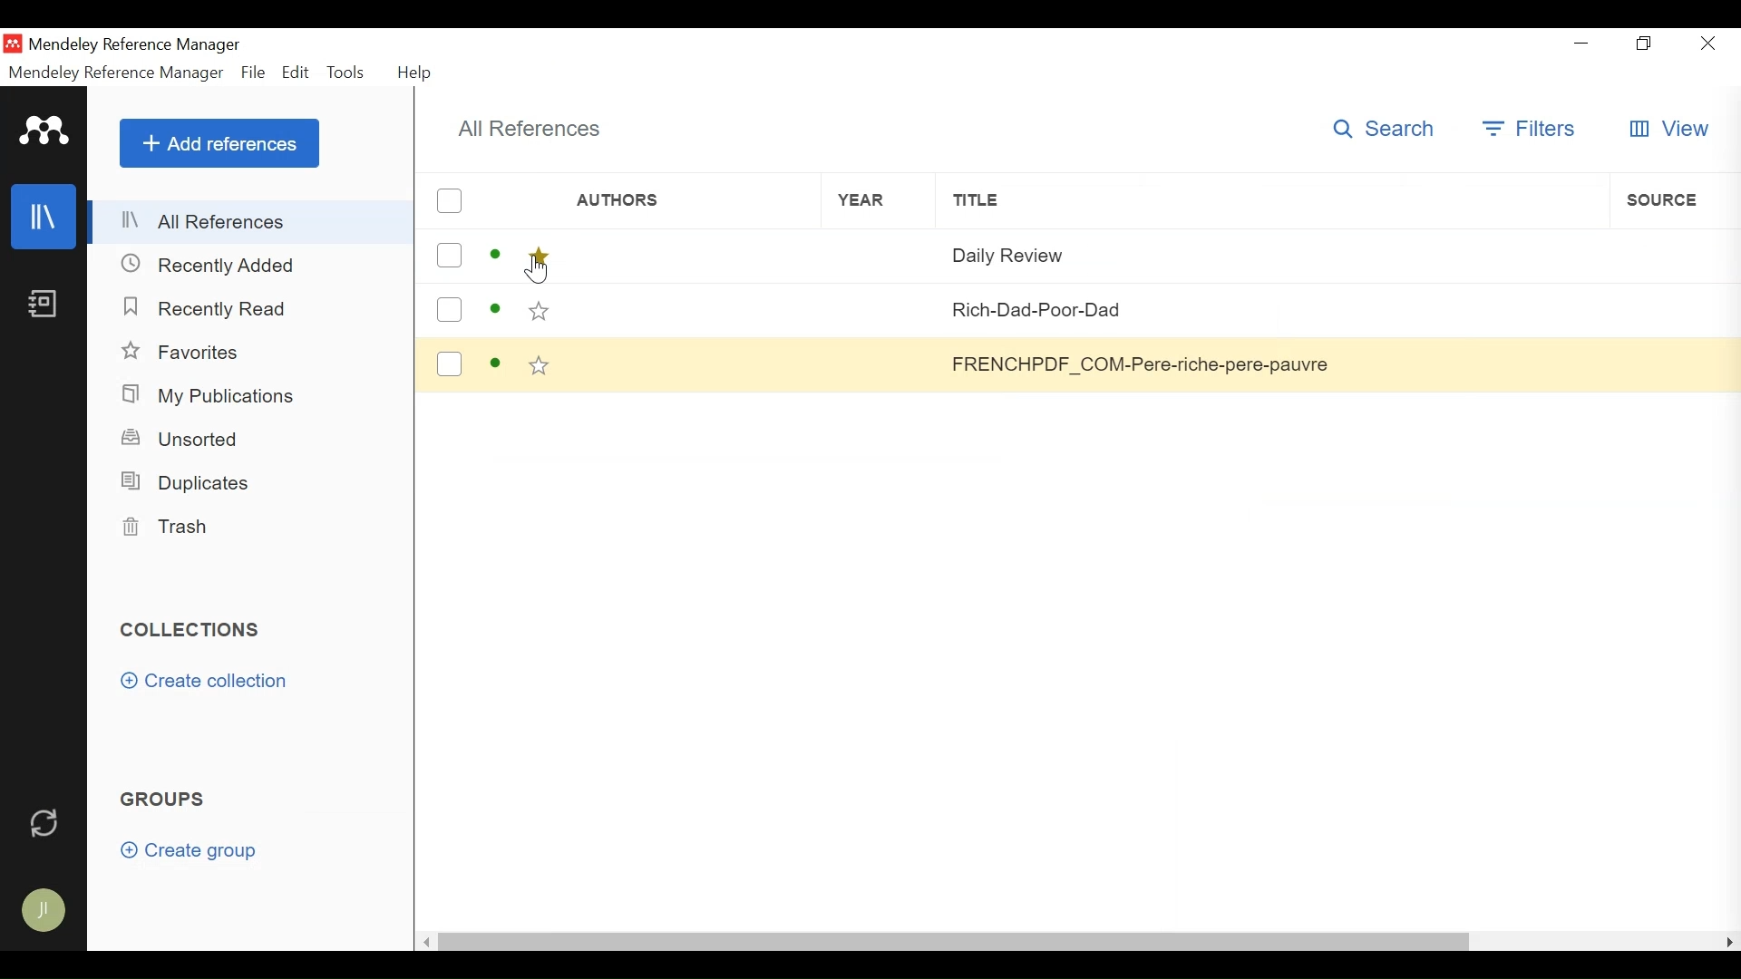 The image size is (1741, 979). I want to click on View, so click(1672, 128).